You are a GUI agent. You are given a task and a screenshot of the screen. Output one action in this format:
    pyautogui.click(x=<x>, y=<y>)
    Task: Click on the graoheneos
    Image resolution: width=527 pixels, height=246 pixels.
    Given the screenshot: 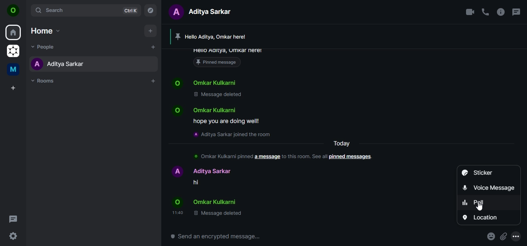 What is the action you would take?
    pyautogui.click(x=13, y=52)
    